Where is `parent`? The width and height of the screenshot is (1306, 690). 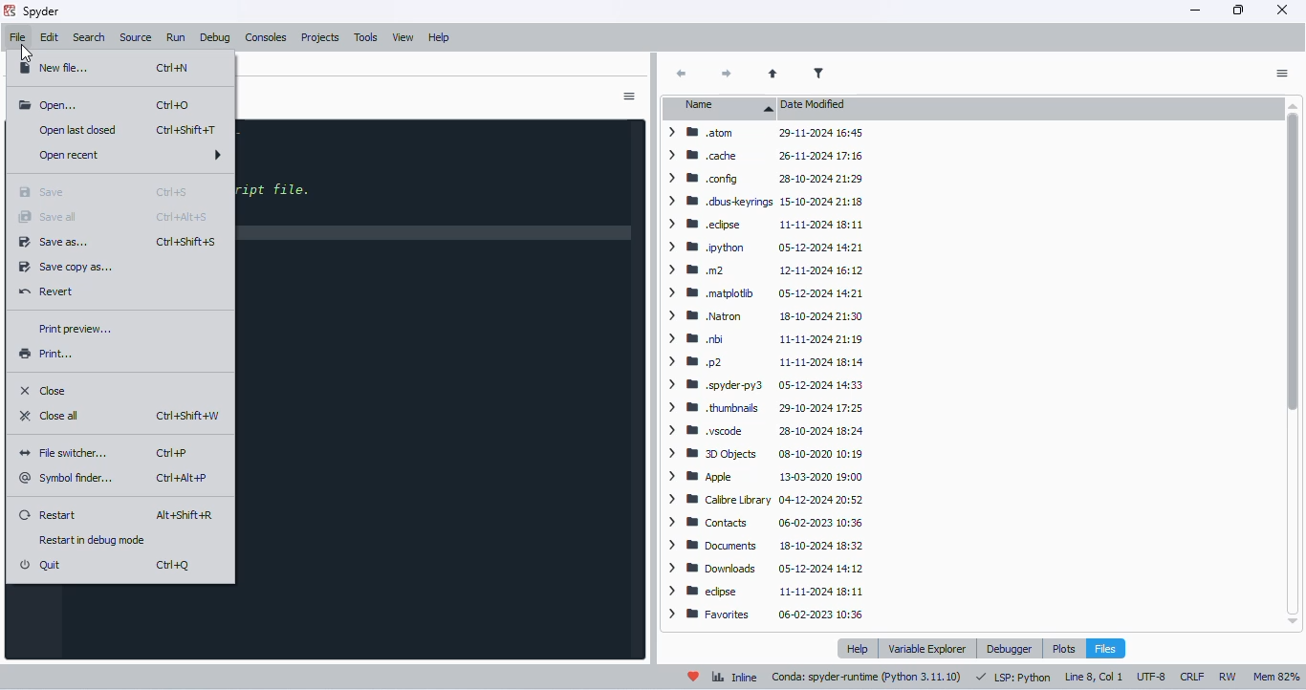 parent is located at coordinates (771, 74).